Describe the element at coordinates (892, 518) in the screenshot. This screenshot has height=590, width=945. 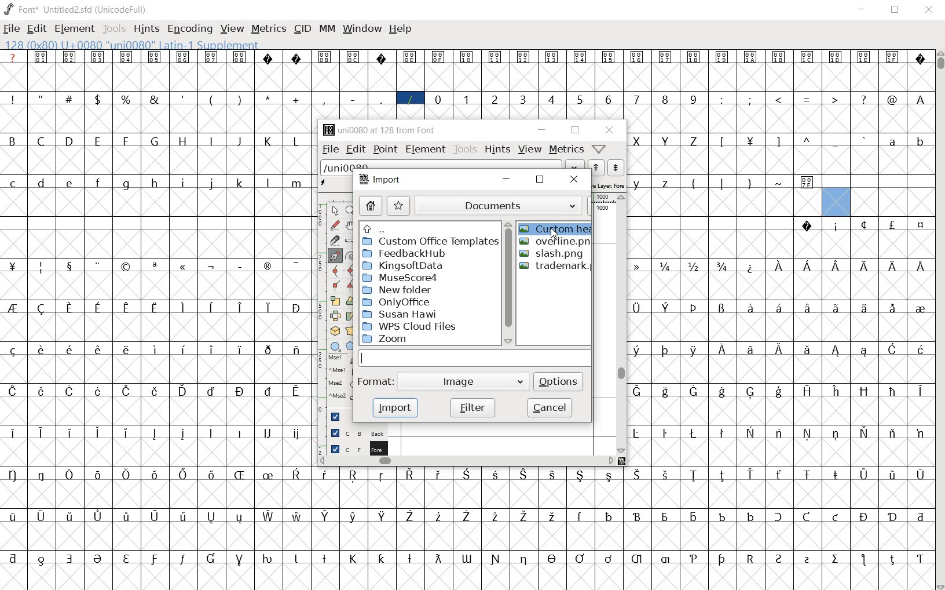
I see `glyph` at that location.